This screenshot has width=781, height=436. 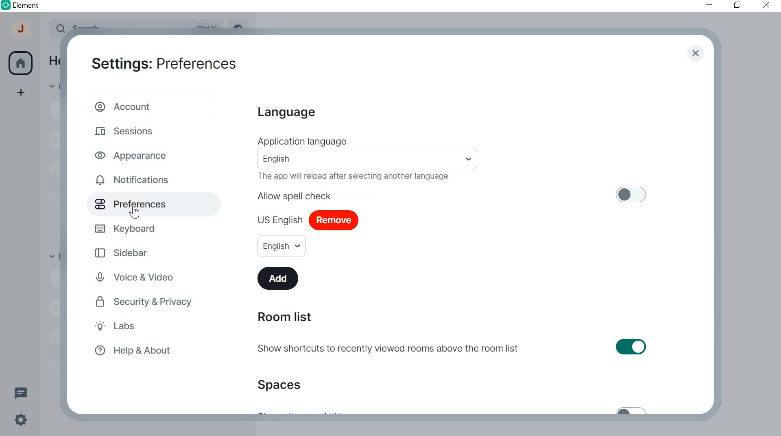 I want to click on settings, so click(x=20, y=421).